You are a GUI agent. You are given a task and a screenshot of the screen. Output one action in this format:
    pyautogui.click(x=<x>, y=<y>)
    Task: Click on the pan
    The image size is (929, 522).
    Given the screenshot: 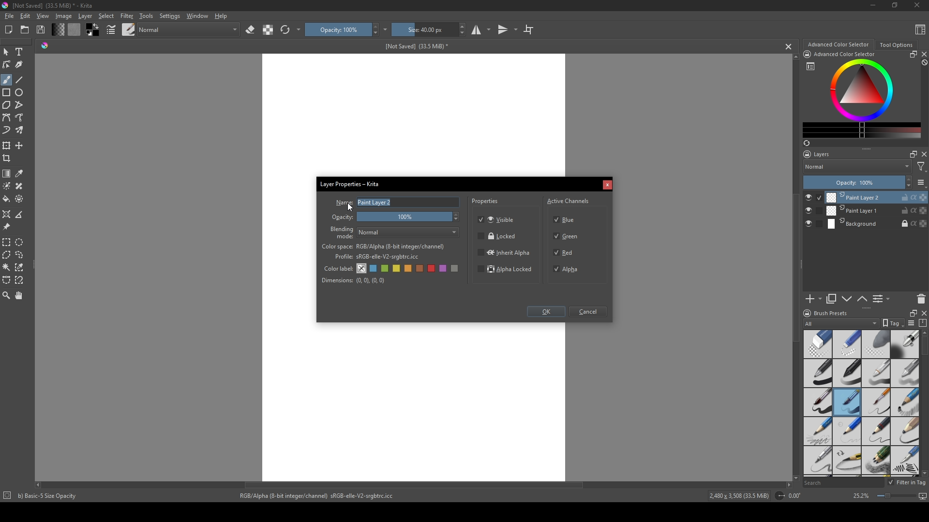 What is the action you would take?
    pyautogui.click(x=20, y=295)
    